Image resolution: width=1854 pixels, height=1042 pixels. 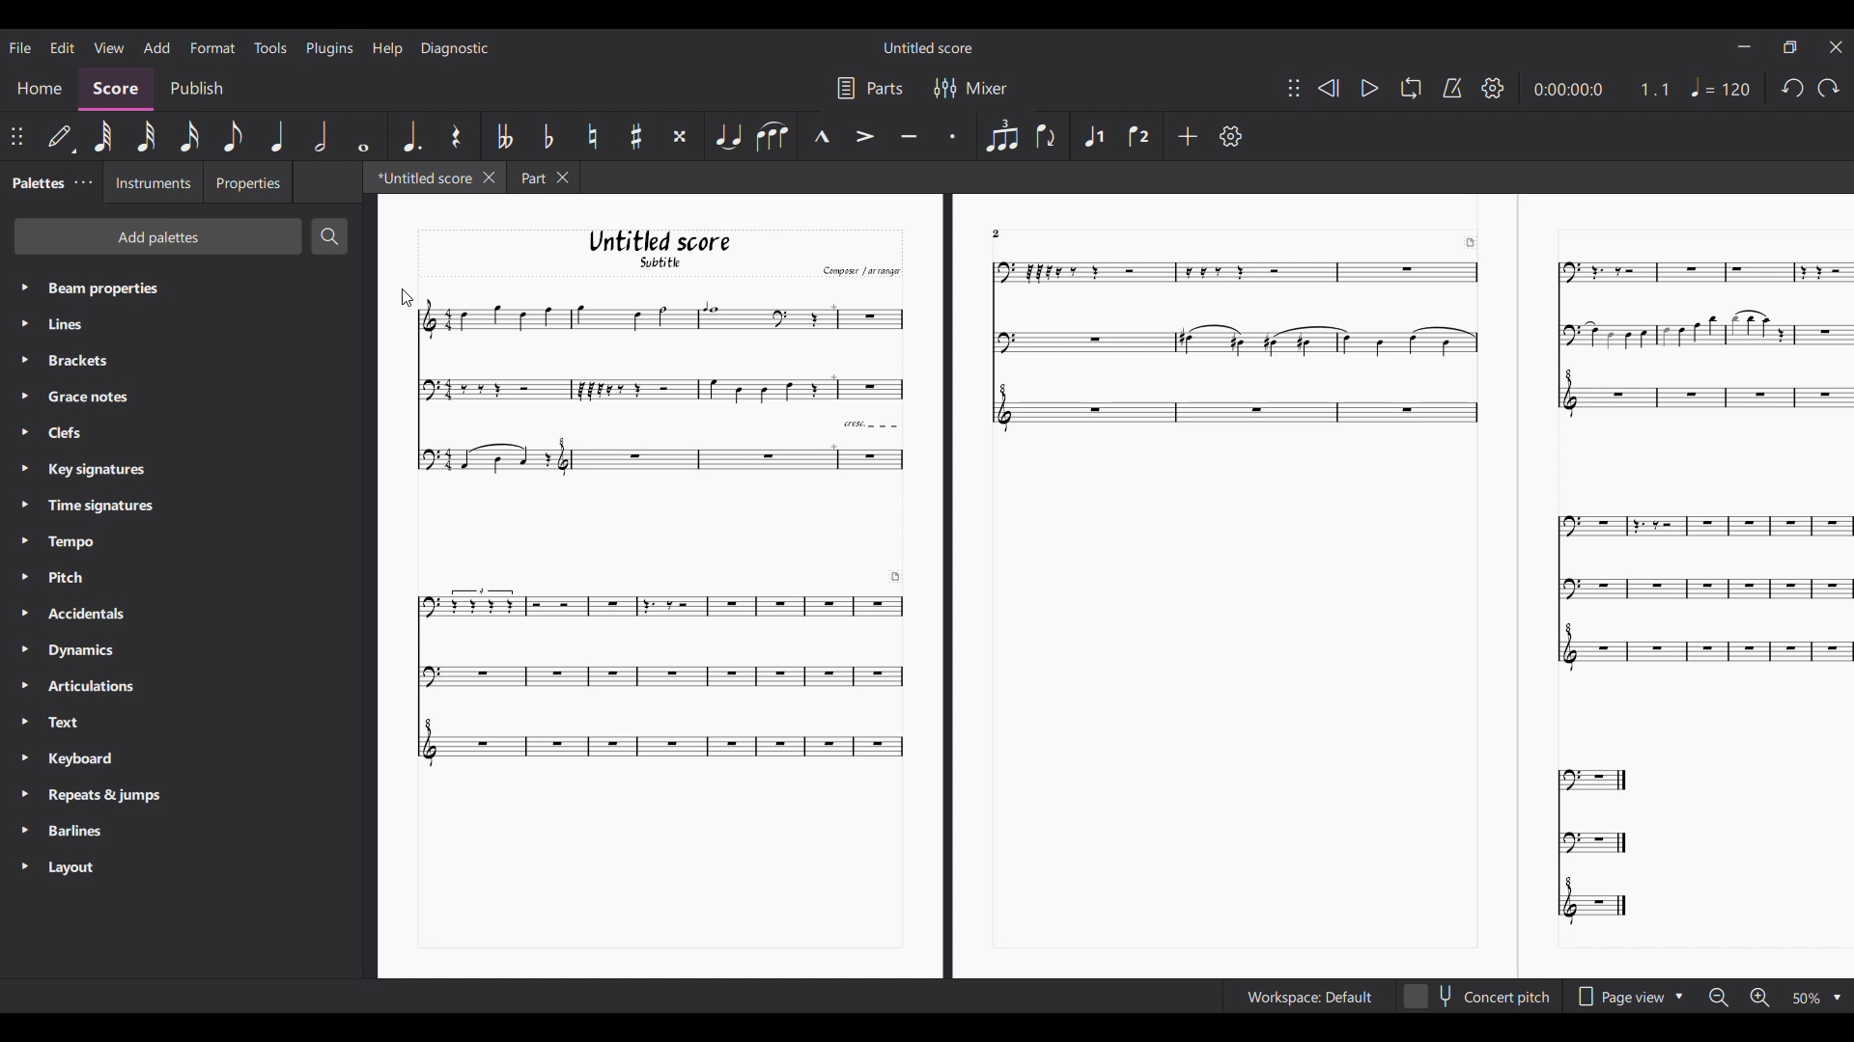 I want to click on Zoom options, so click(x=1806, y=999).